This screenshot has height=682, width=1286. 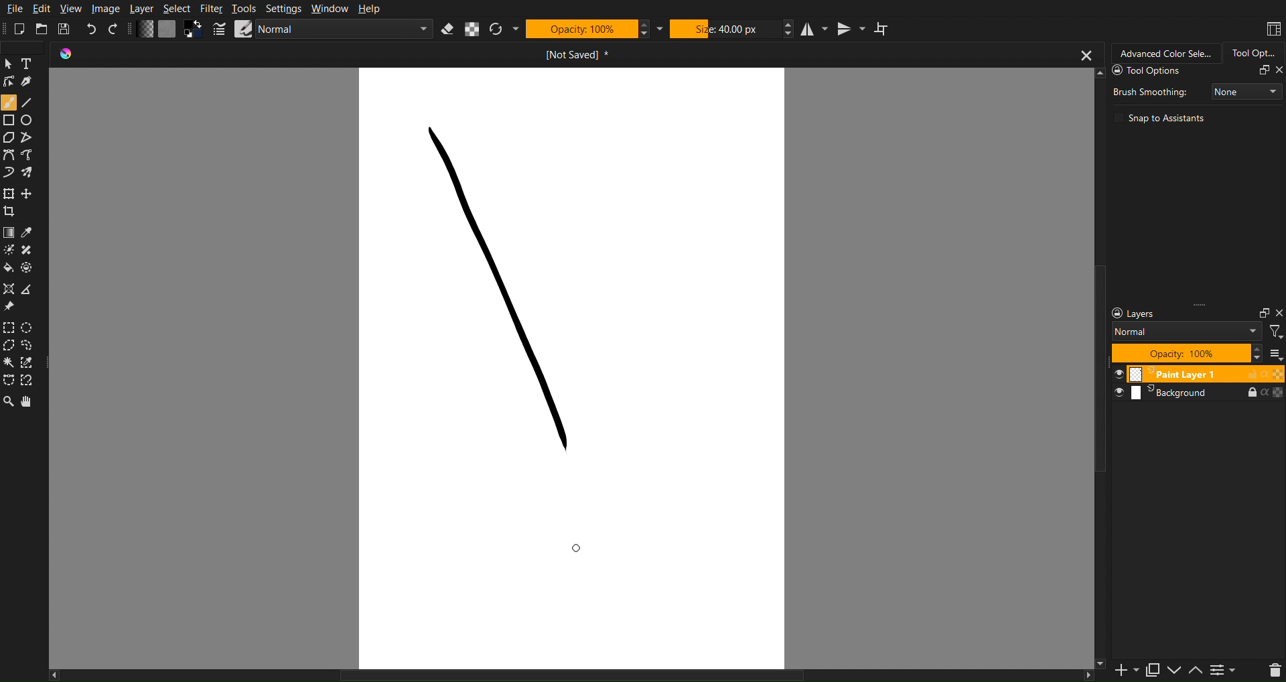 I want to click on Close, so click(x=1278, y=313).